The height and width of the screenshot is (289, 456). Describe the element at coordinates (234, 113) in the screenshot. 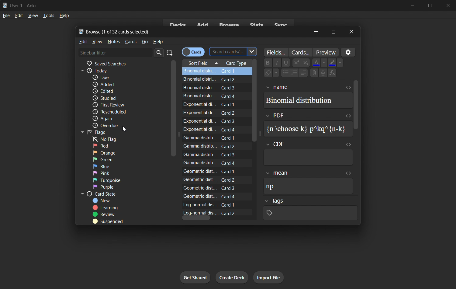

I see `Card 2` at that location.